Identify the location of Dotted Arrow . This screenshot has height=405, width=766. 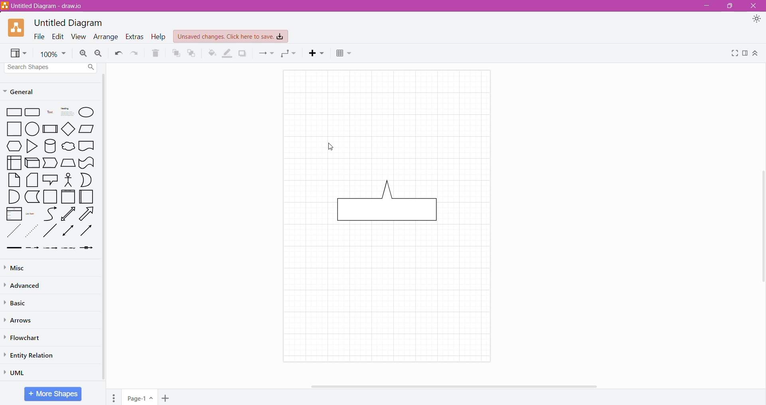
(33, 231).